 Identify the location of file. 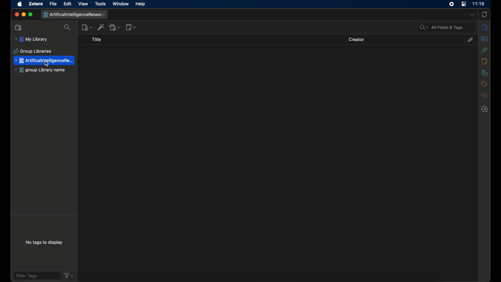
(53, 4).